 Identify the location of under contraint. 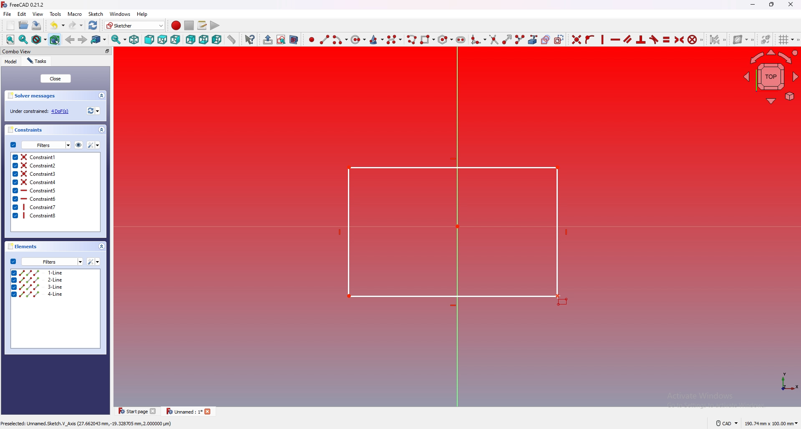
(40, 111).